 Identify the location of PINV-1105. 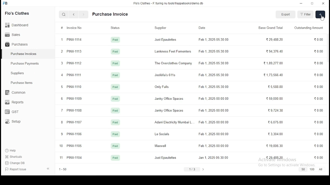
(76, 146).